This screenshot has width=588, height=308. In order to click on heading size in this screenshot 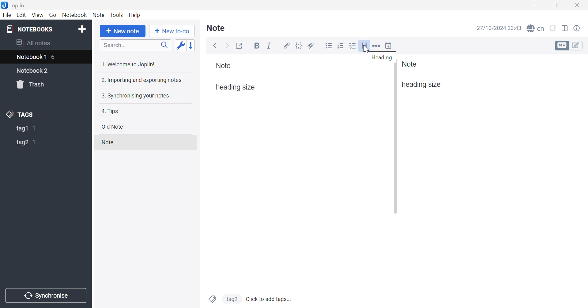, I will do `click(236, 87)`.